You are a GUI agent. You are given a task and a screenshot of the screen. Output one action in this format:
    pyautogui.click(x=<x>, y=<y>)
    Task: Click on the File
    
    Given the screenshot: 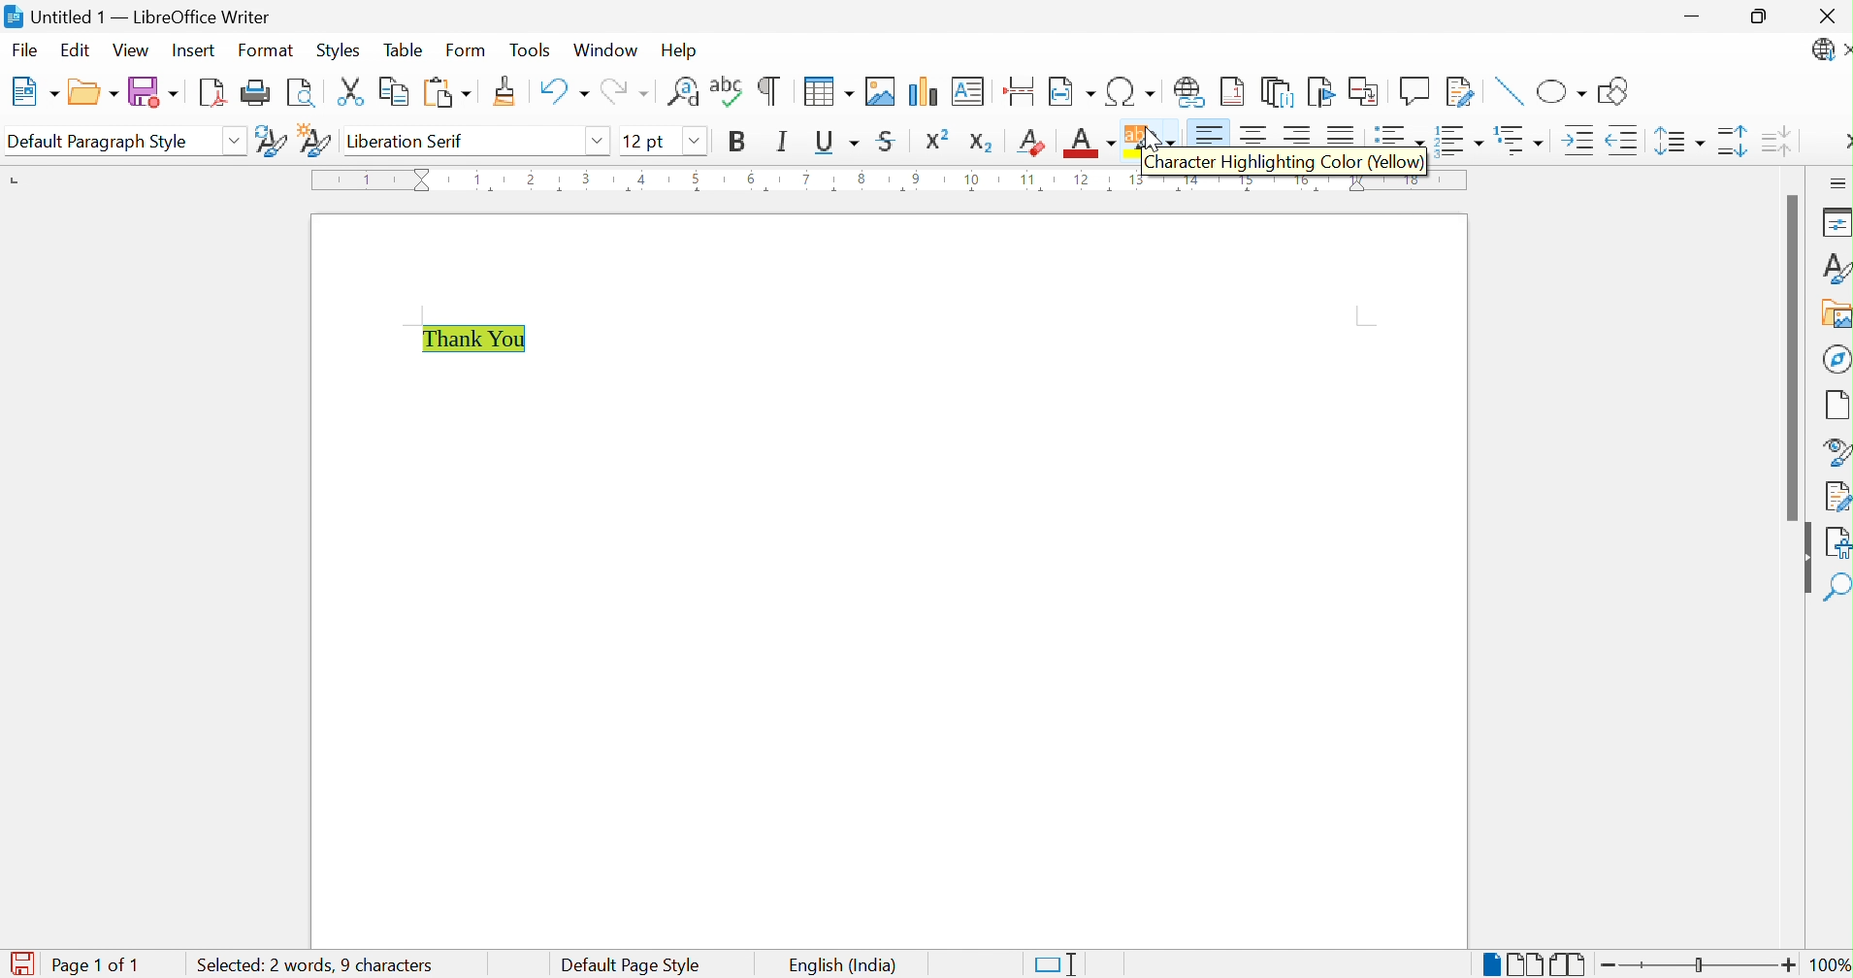 What is the action you would take?
    pyautogui.click(x=26, y=49)
    